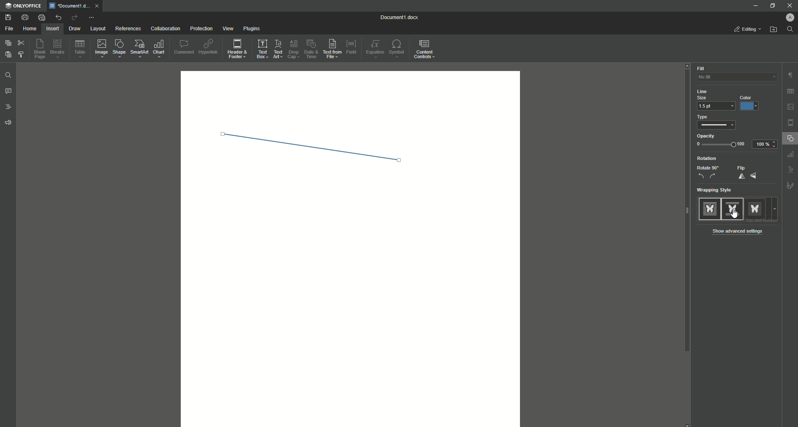  What do you see at coordinates (790, 5) in the screenshot?
I see `Close` at bounding box center [790, 5].